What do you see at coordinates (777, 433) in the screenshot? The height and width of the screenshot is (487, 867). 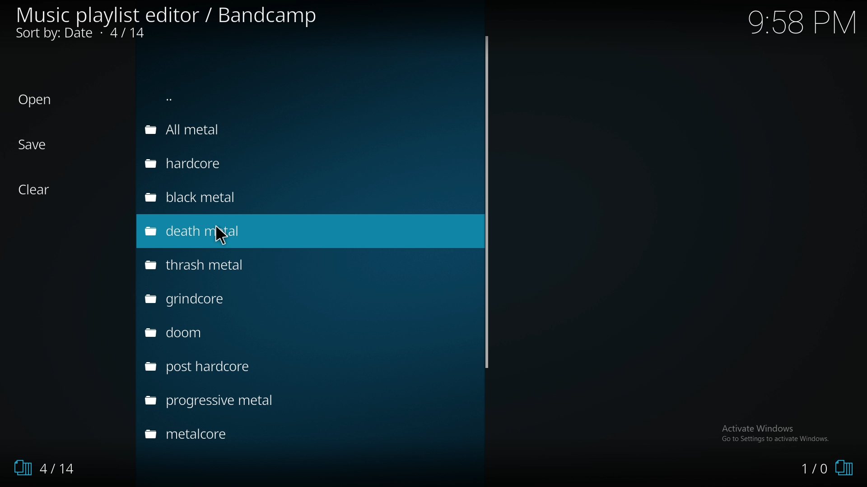 I see `Activate Windows, Go to settings to activate windows` at bounding box center [777, 433].